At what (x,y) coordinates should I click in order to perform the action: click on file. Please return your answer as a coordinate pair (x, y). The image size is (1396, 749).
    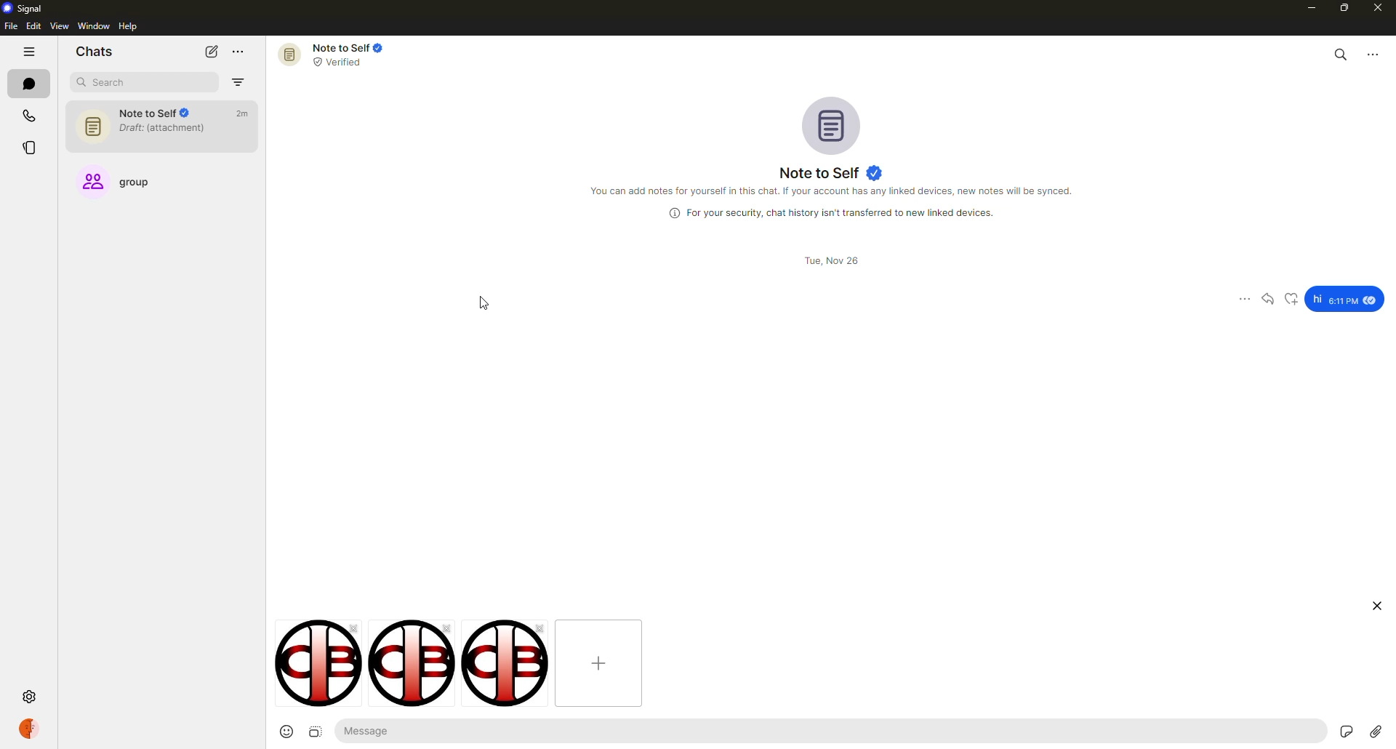
    Looking at the image, I should click on (9, 28).